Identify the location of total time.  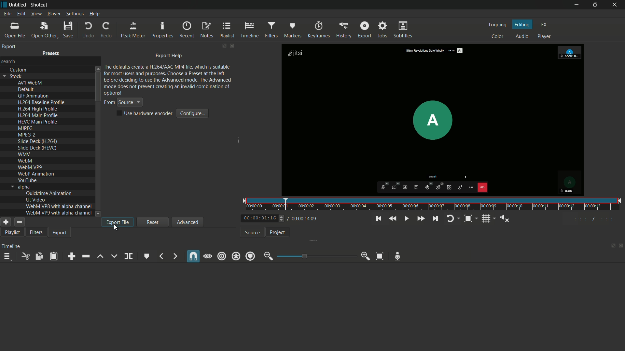
(305, 219).